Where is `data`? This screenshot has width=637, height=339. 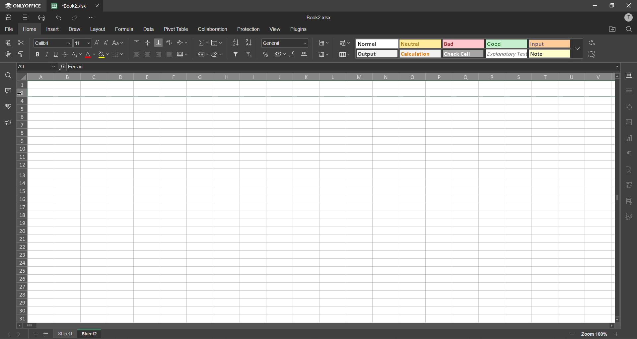 data is located at coordinates (149, 29).